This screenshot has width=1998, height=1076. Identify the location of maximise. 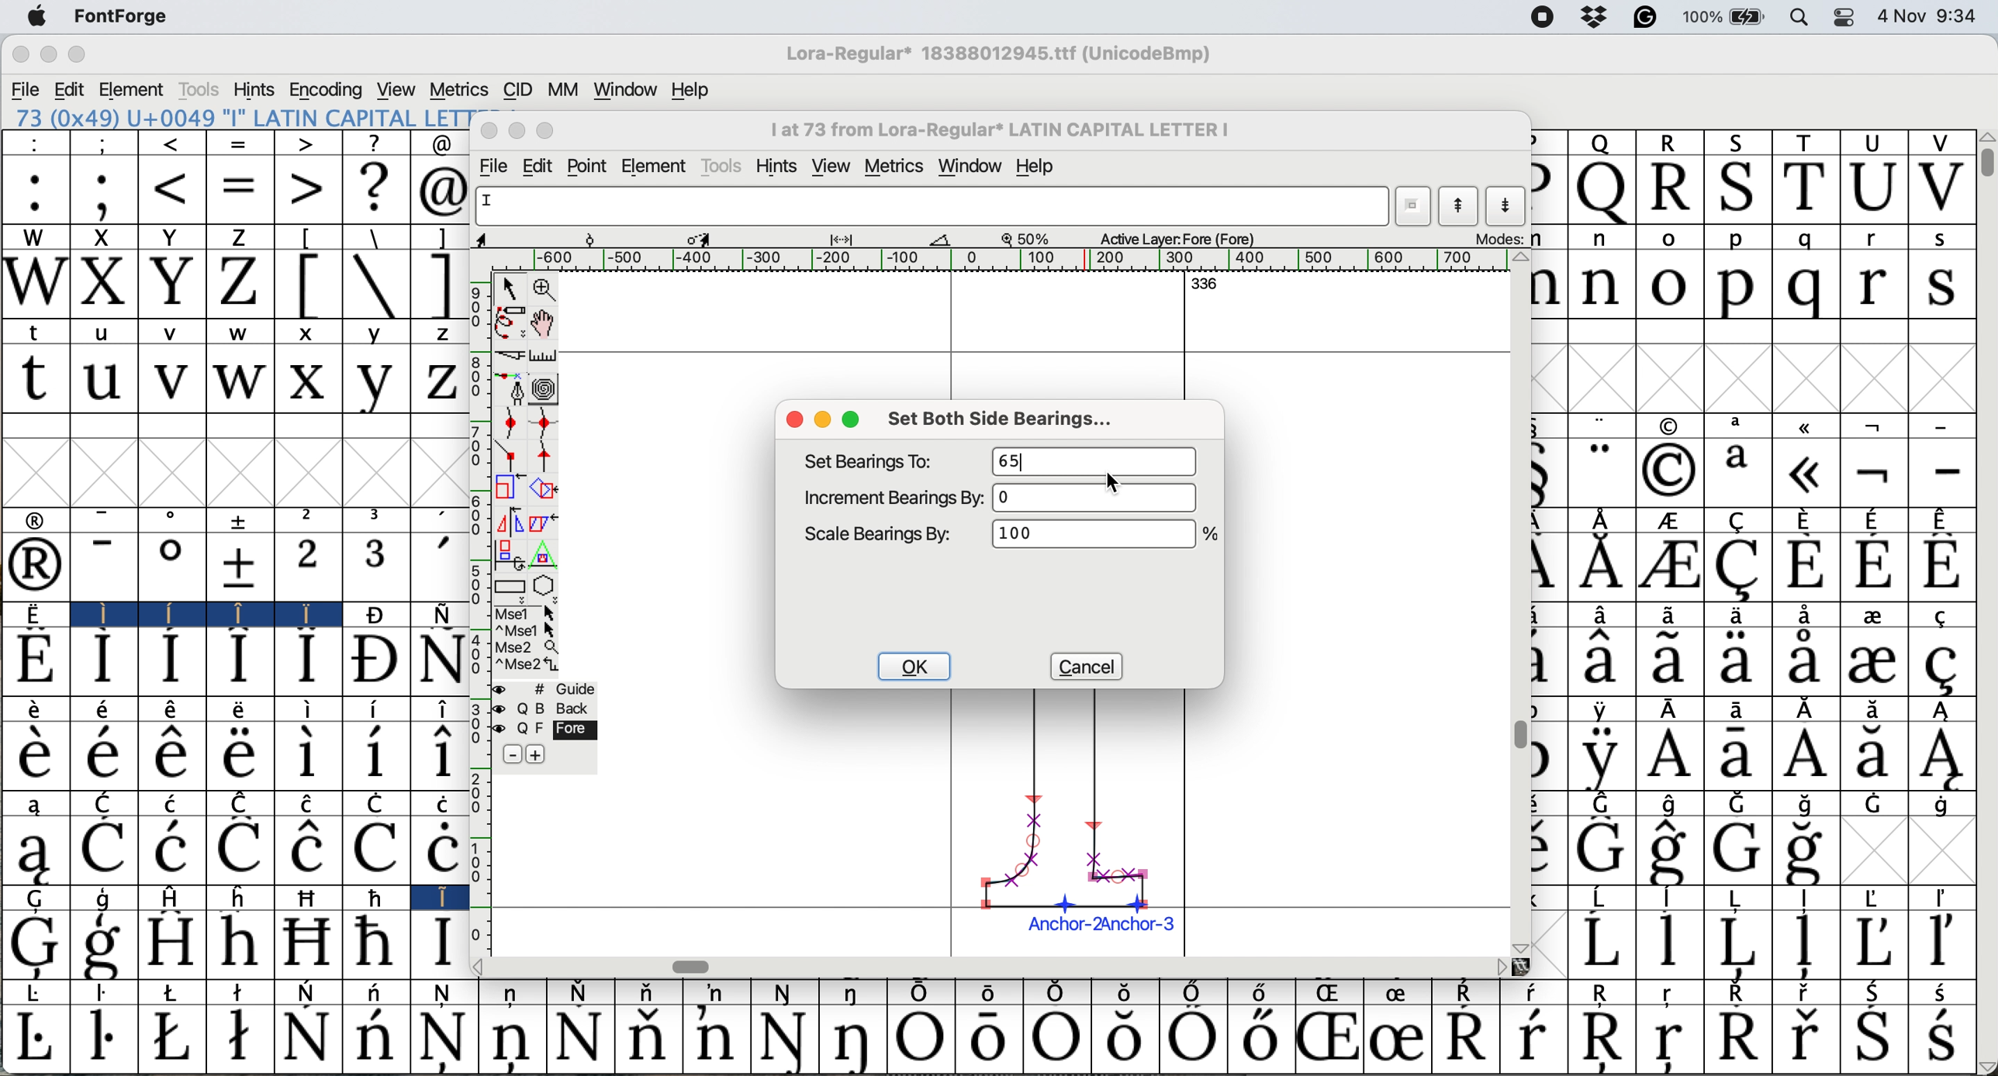
(544, 129).